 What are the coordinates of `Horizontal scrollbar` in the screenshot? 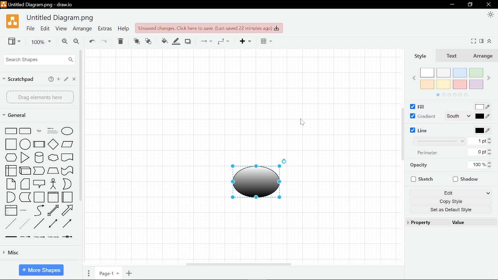 It's located at (240, 264).